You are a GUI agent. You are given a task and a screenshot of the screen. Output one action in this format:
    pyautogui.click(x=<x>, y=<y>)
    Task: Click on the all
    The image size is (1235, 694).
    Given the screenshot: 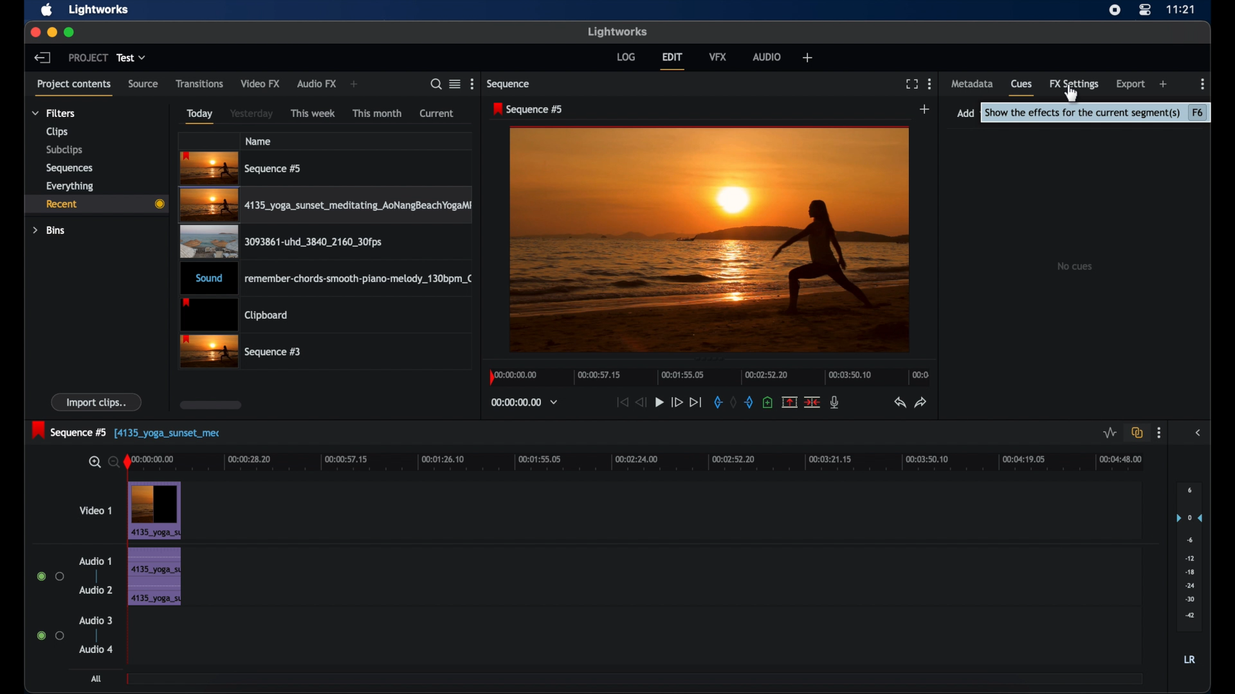 What is the action you would take?
    pyautogui.click(x=98, y=679)
    